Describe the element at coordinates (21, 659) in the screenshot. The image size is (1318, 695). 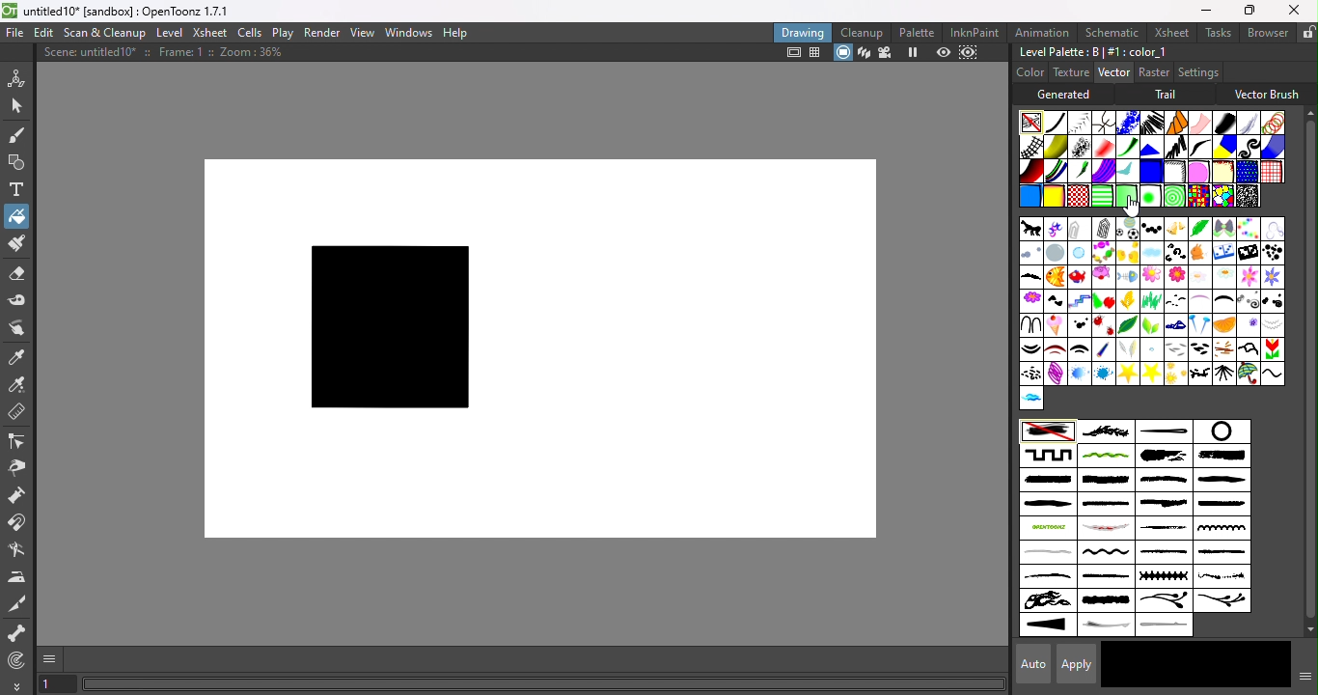
I see `Spiral tool` at that location.